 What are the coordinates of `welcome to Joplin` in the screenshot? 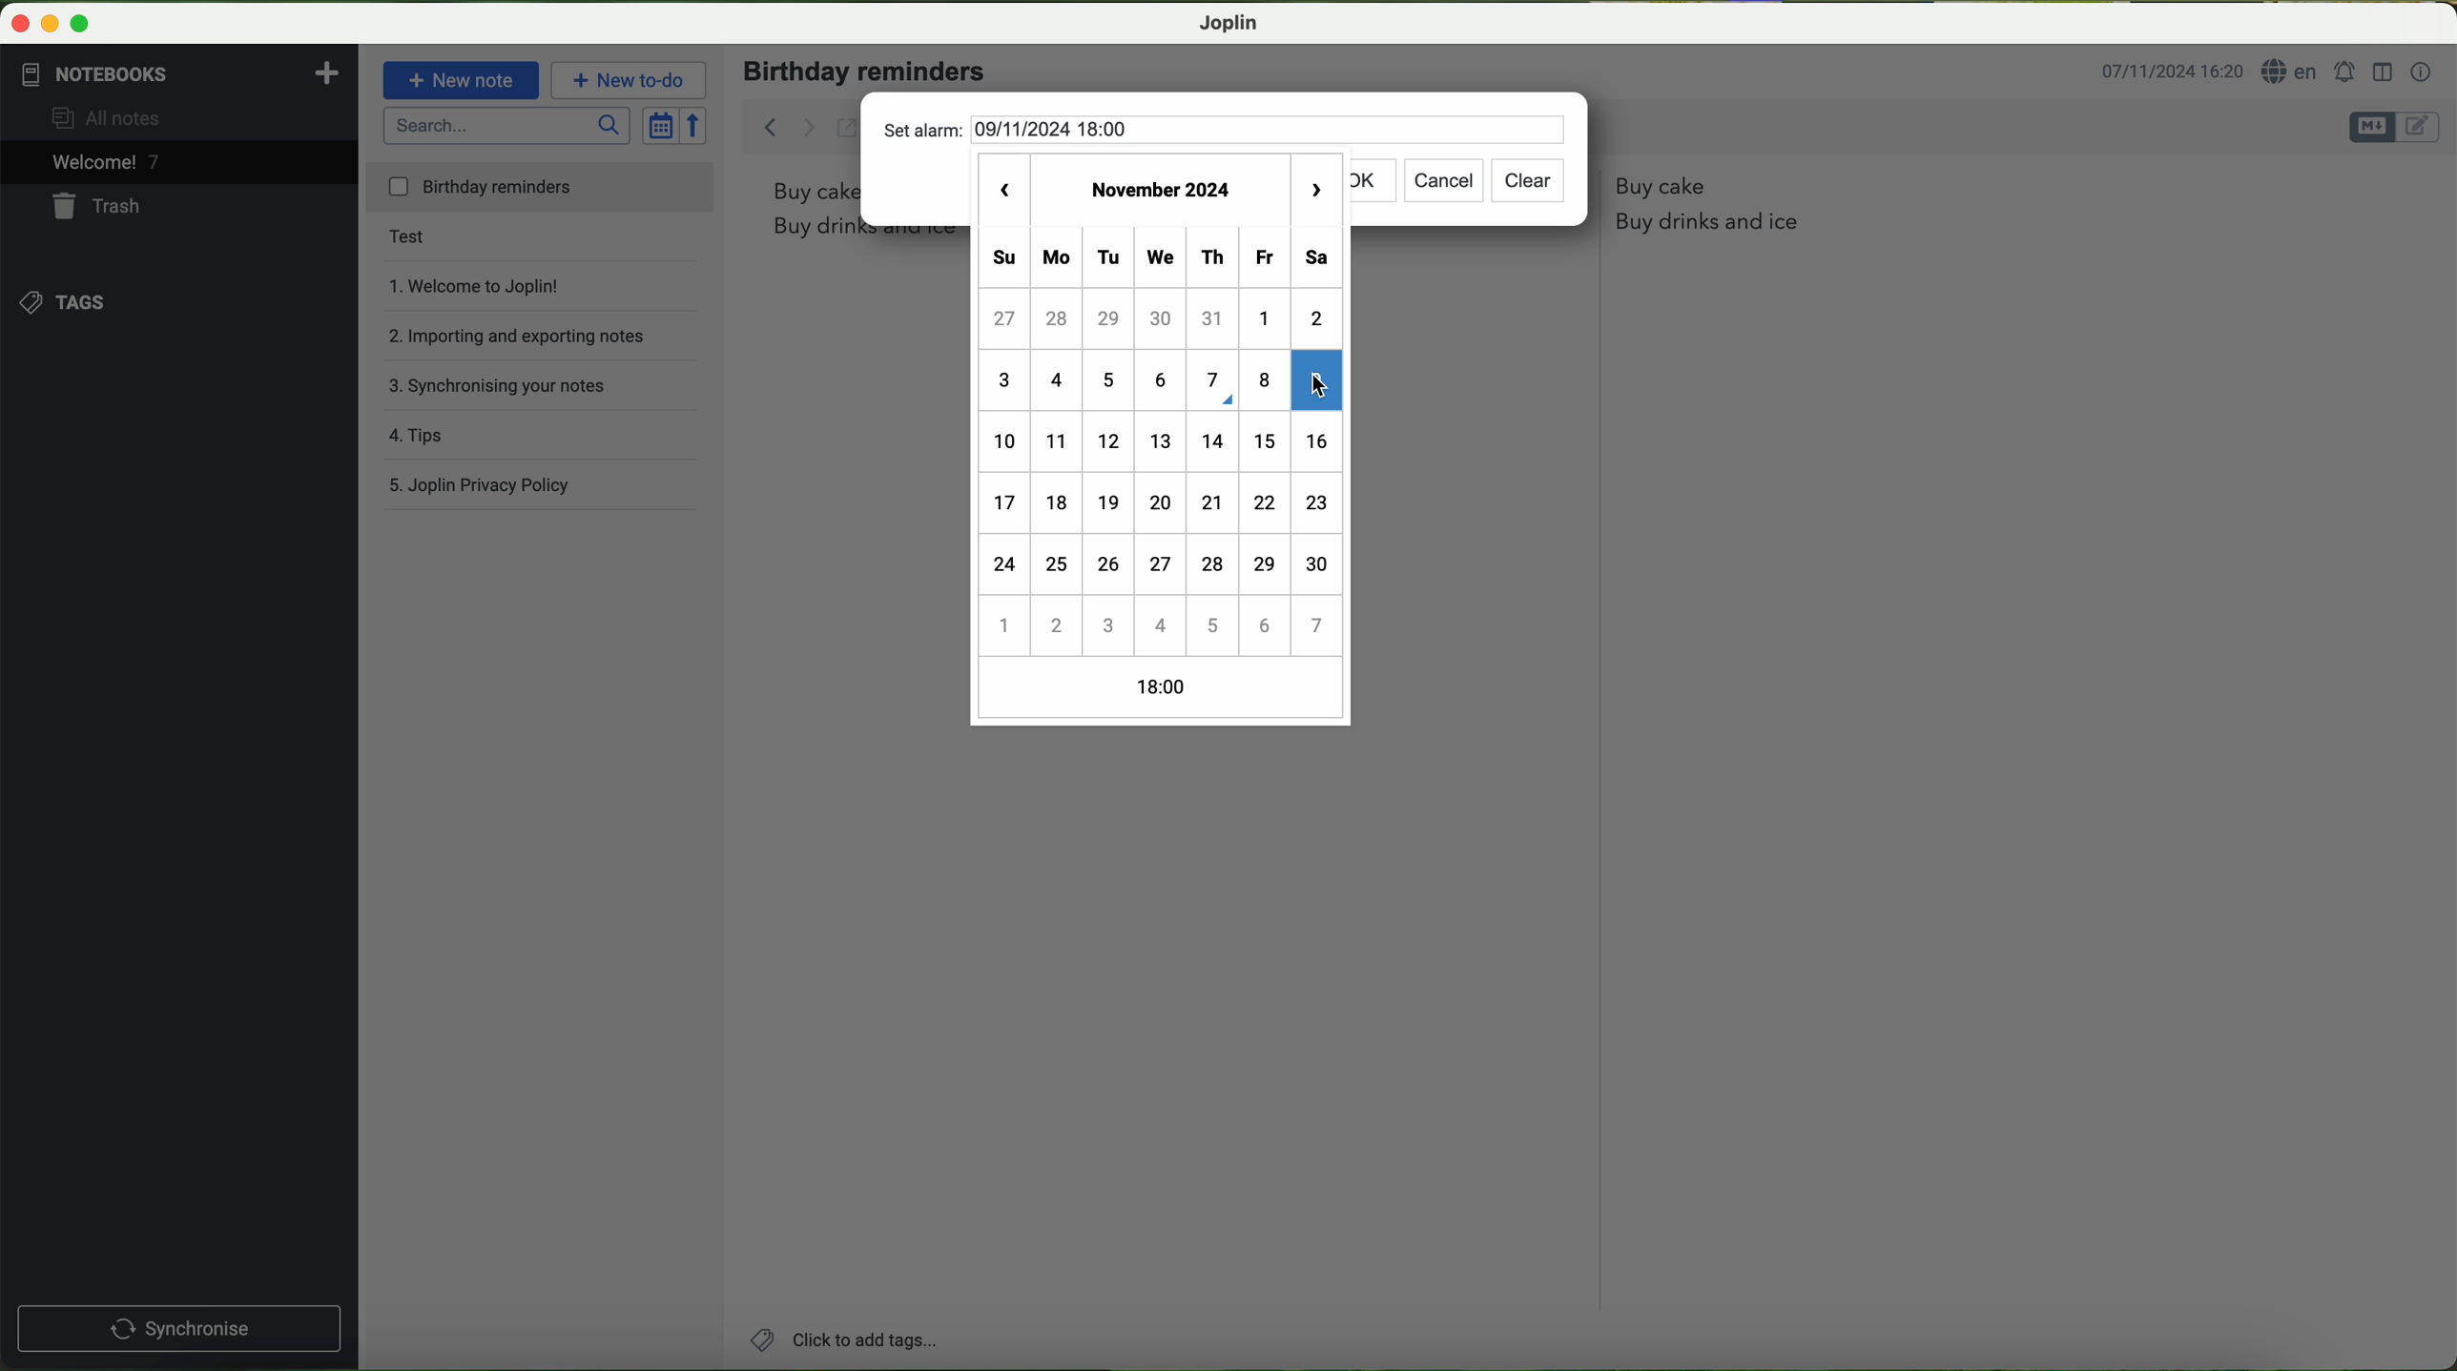 It's located at (501, 285).